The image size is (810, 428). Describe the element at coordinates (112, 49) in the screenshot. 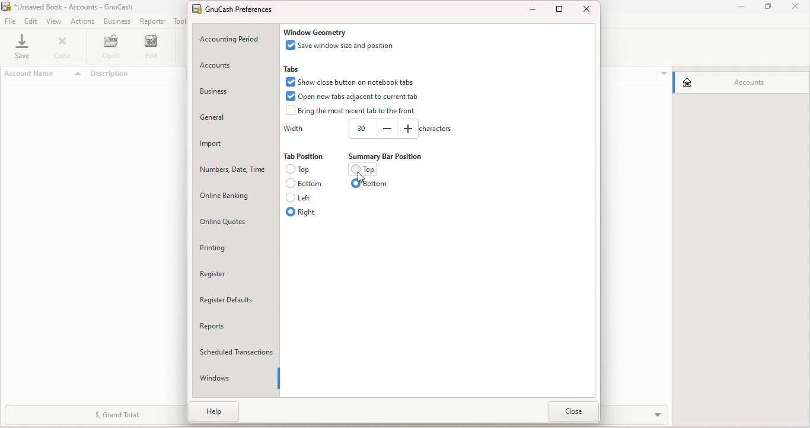

I see `Open` at that location.